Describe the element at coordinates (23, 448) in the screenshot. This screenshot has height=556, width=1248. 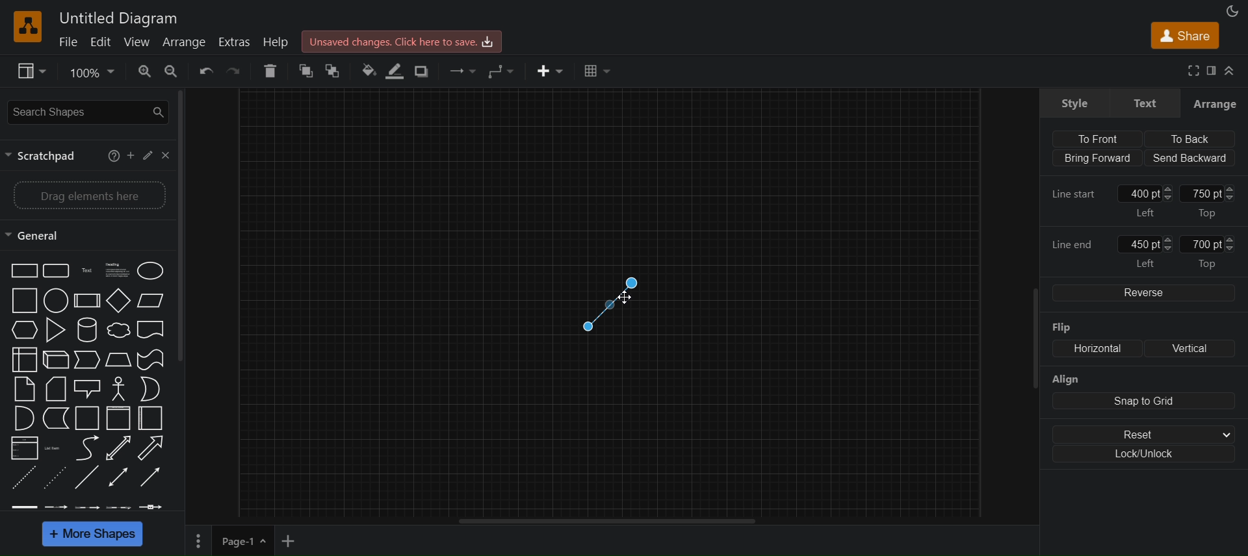
I see `List` at that location.